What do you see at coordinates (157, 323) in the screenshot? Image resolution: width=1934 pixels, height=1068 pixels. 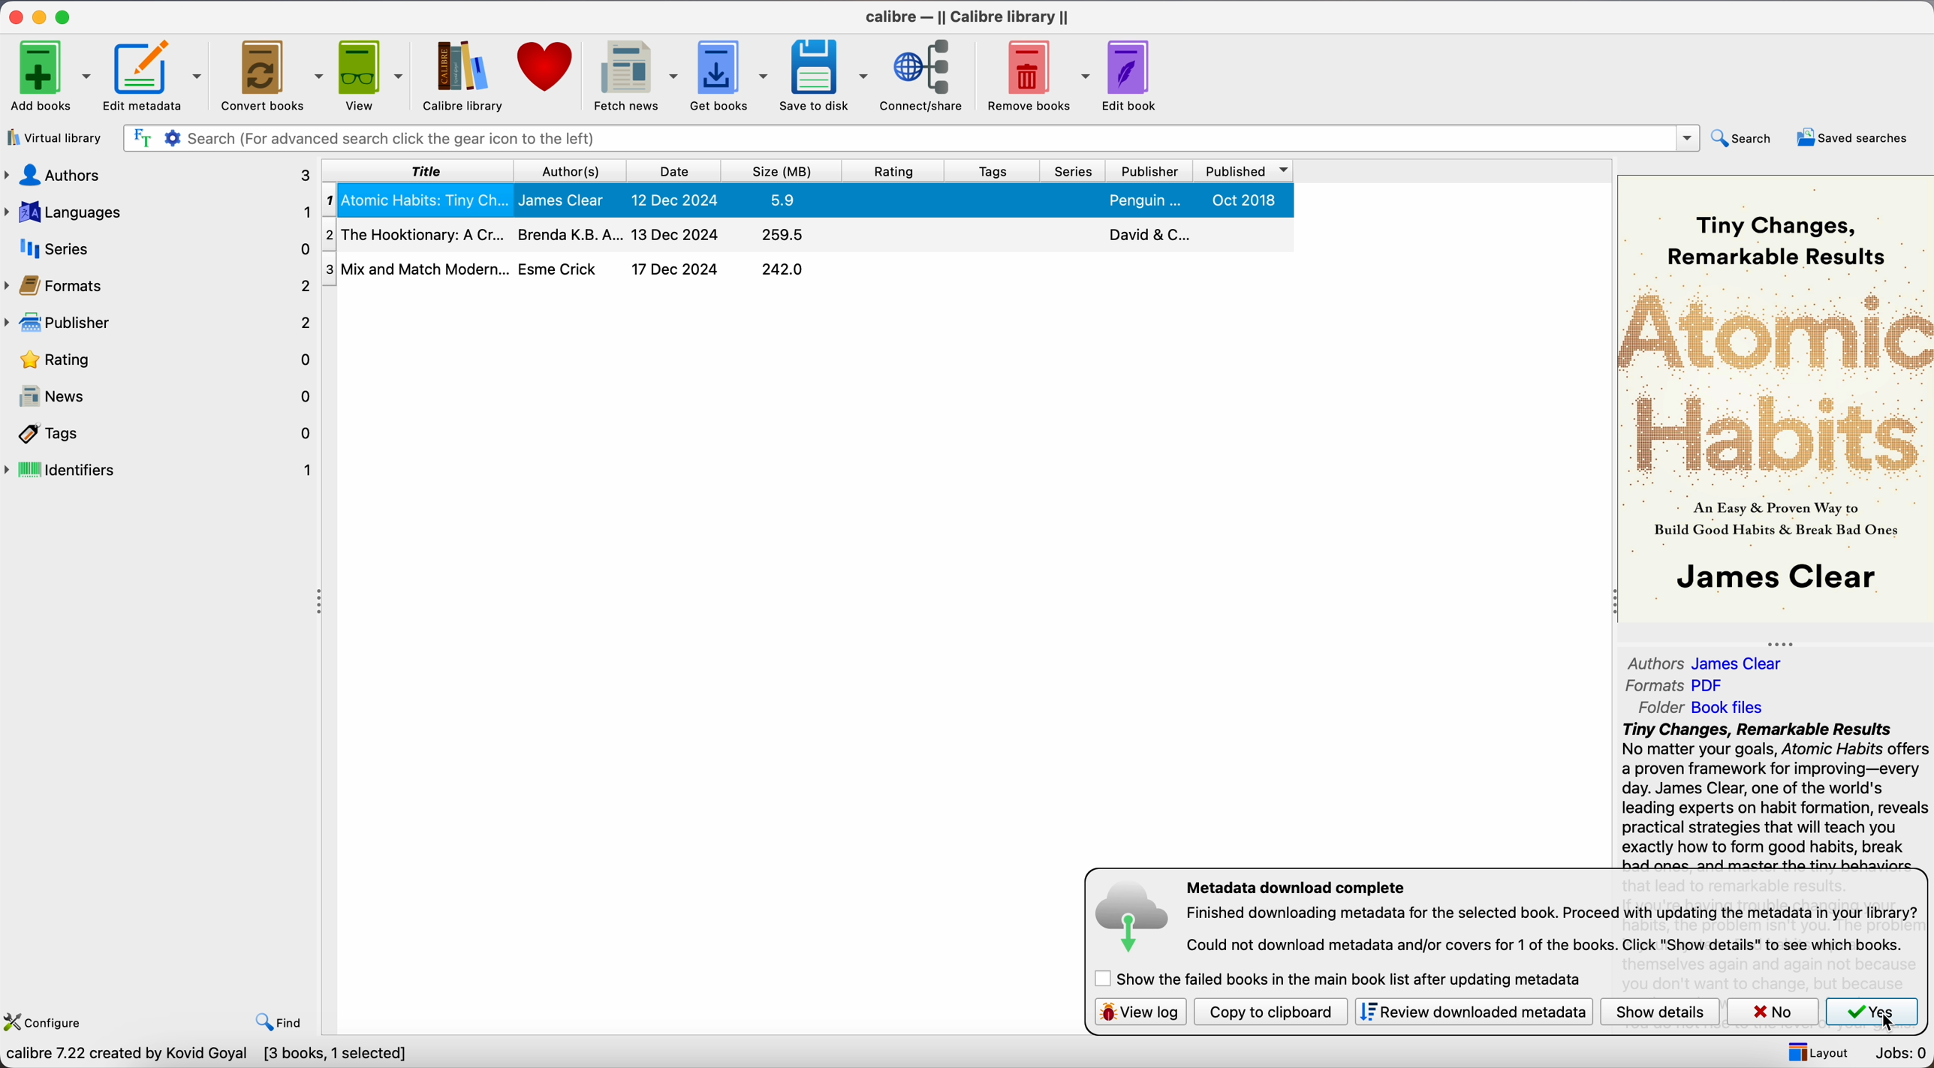 I see `publisher` at bounding box center [157, 323].